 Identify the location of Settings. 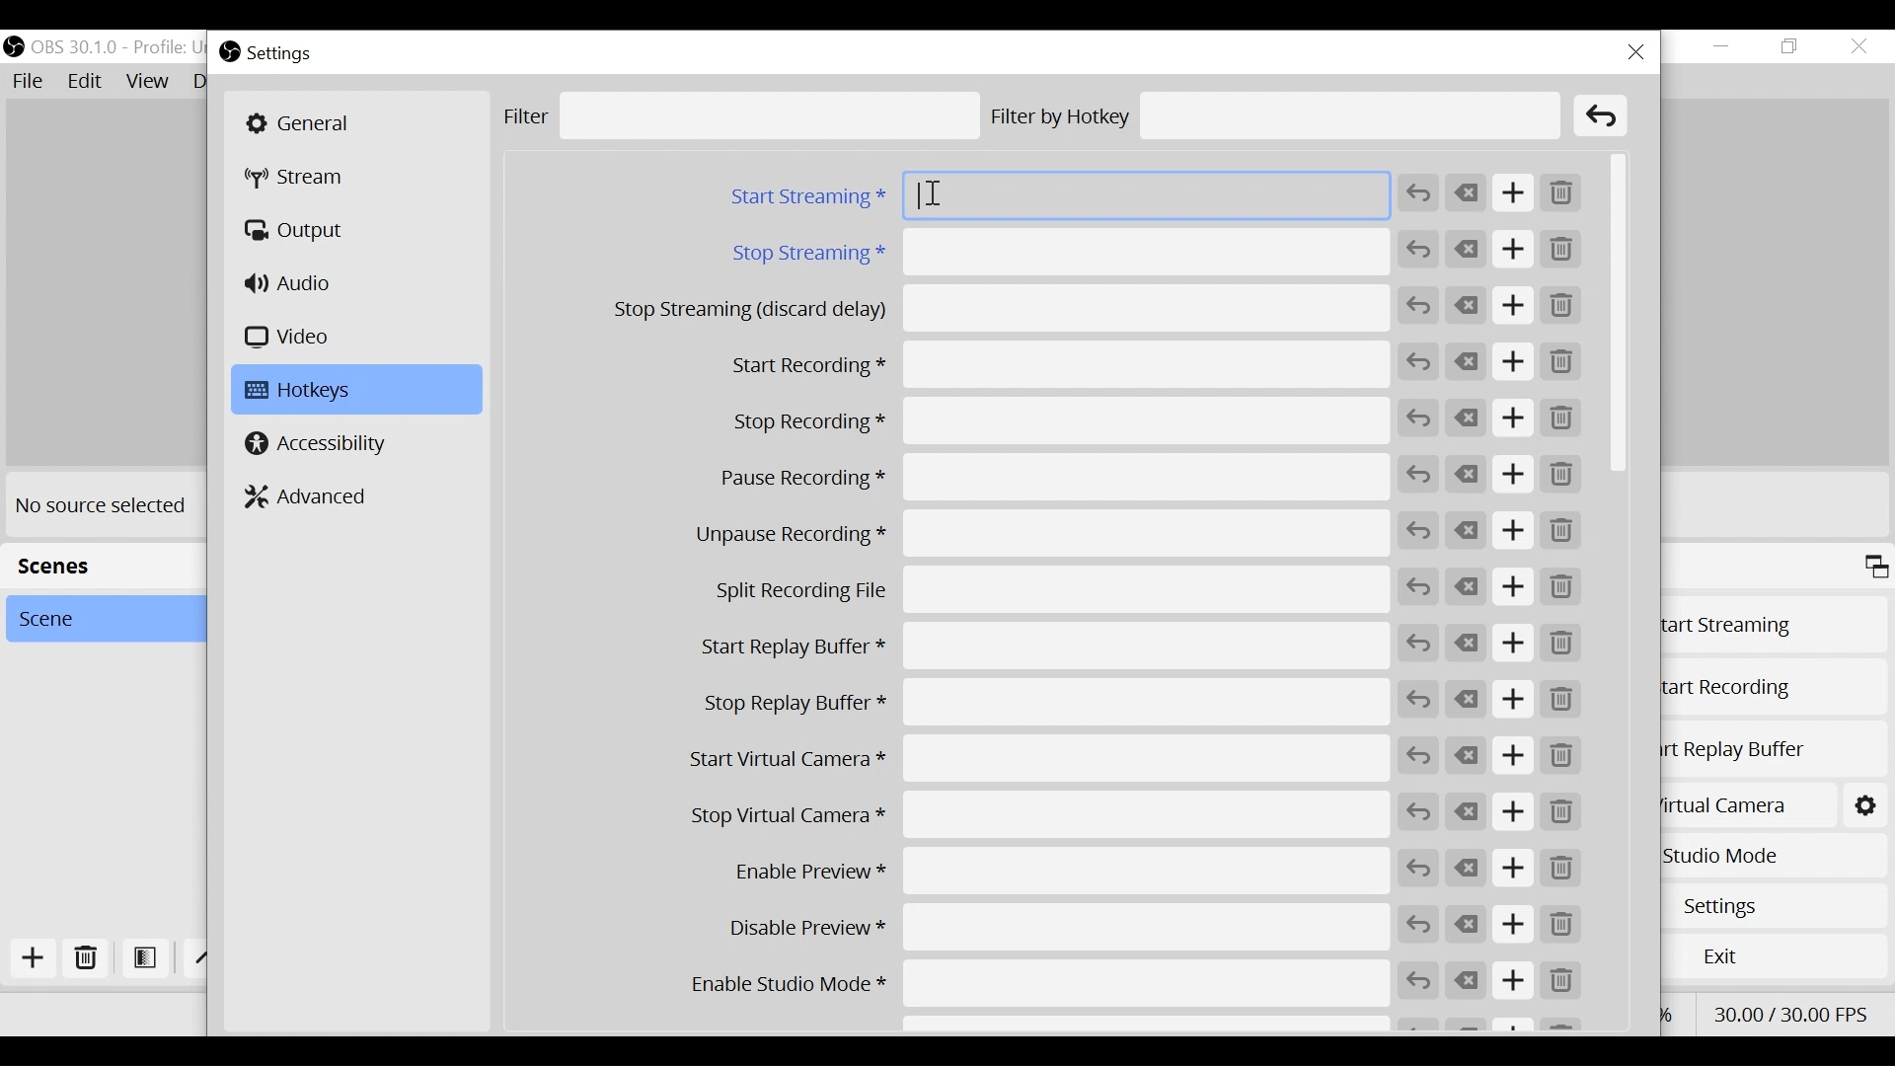
(286, 51).